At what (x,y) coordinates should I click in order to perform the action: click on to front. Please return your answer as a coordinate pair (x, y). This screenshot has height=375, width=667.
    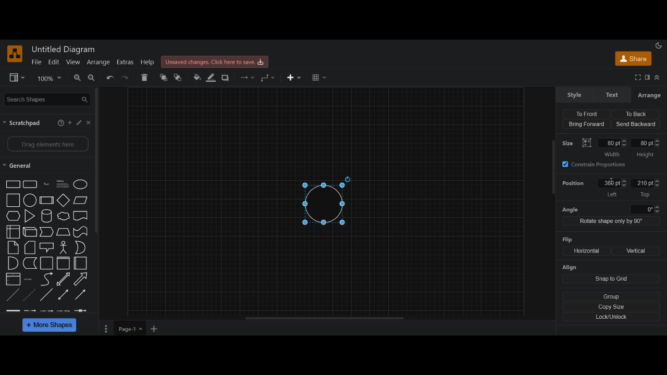
    Looking at the image, I should click on (589, 112).